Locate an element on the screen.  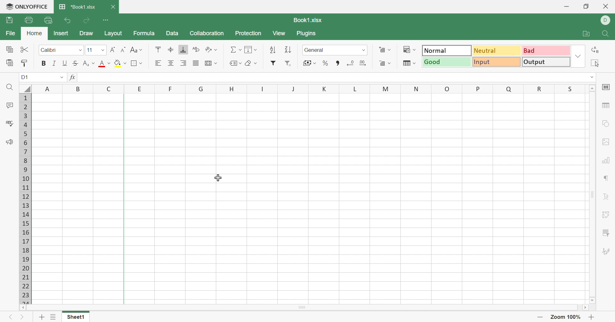
Align Middle is located at coordinates (171, 49).